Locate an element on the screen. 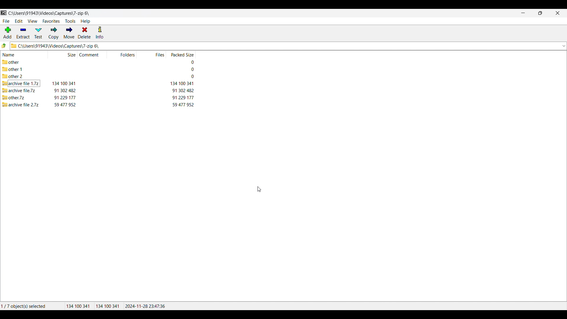 The width and height of the screenshot is (567, 319). packed size is located at coordinates (181, 84).